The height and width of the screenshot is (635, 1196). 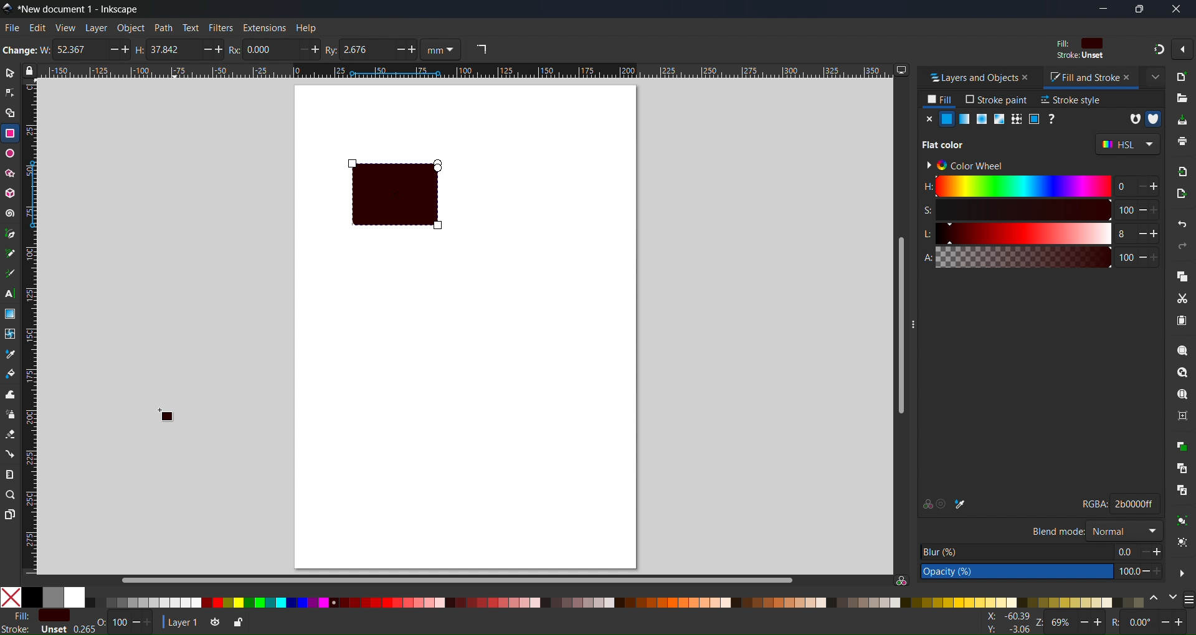 What do you see at coordinates (897, 326) in the screenshot?
I see `Vertical scroll bar` at bounding box center [897, 326].